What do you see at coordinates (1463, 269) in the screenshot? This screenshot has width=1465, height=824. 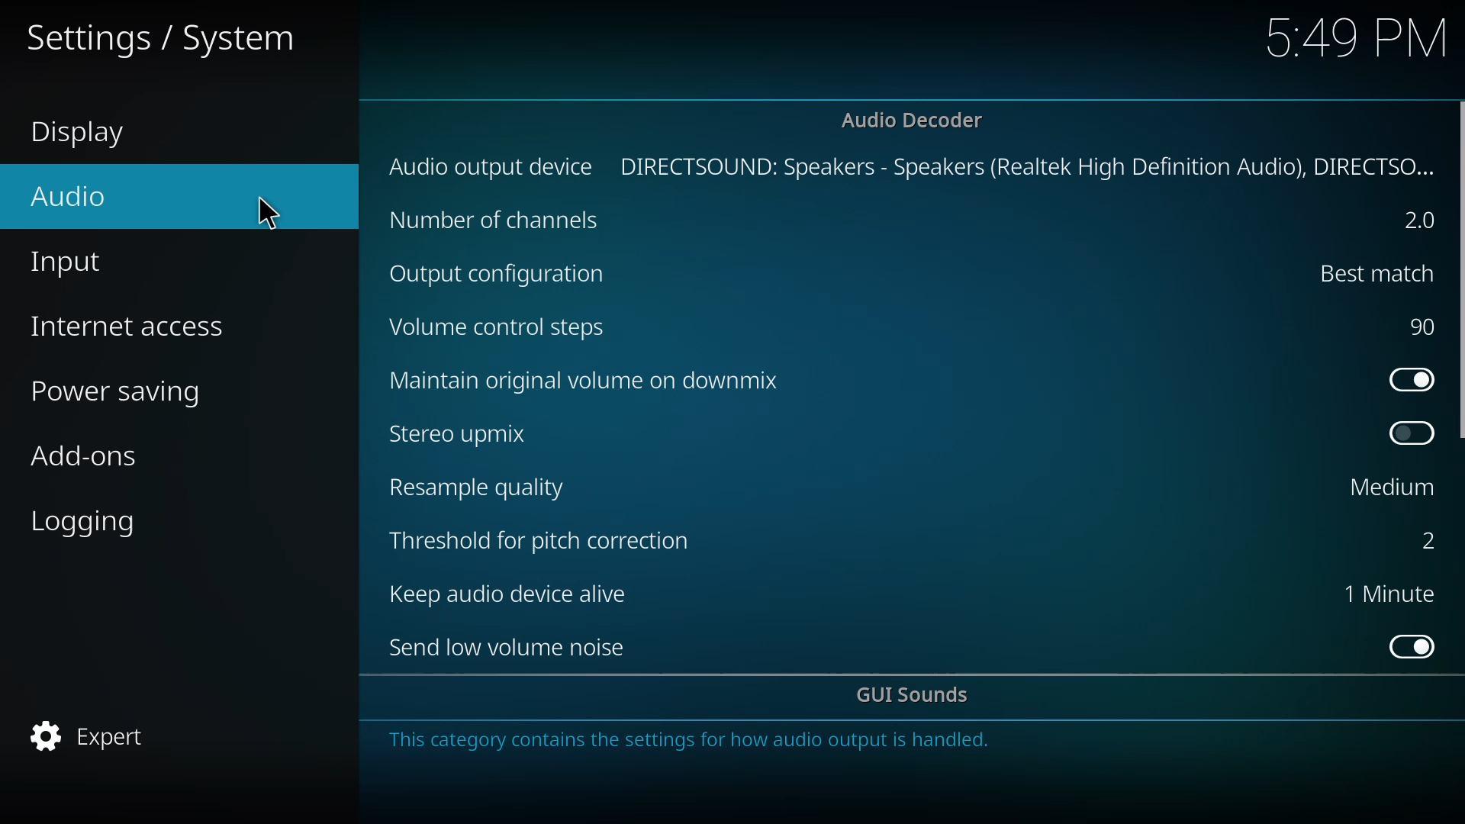 I see `scroll bar` at bounding box center [1463, 269].